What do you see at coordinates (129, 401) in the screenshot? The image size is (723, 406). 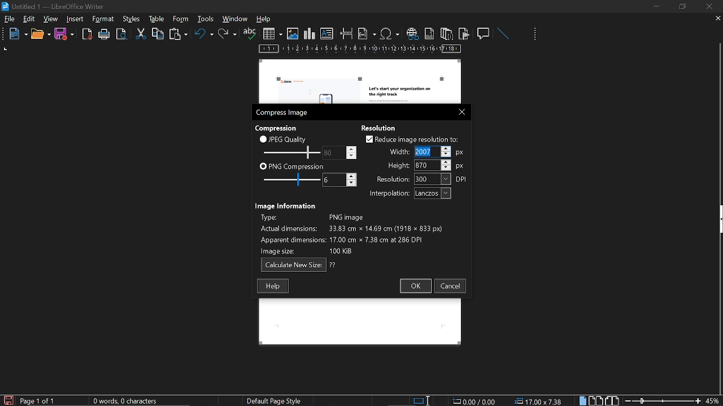 I see `word count` at bounding box center [129, 401].